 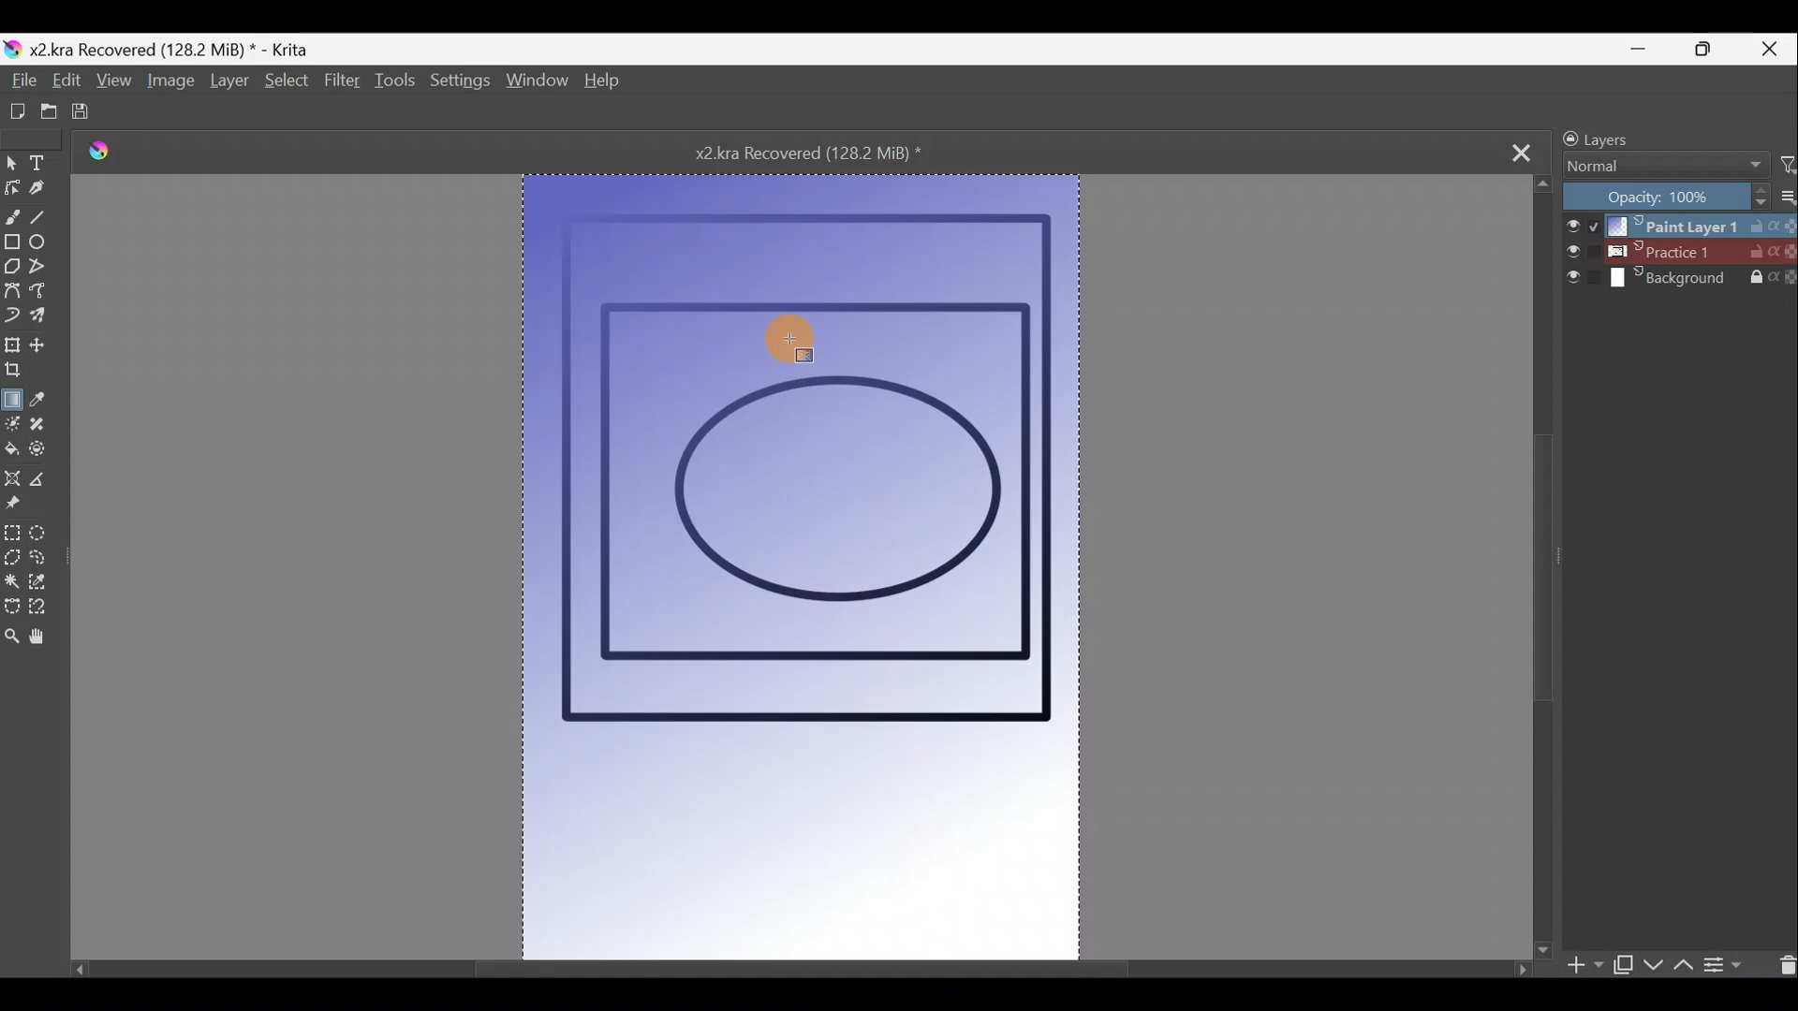 I want to click on Document name, so click(x=828, y=152).